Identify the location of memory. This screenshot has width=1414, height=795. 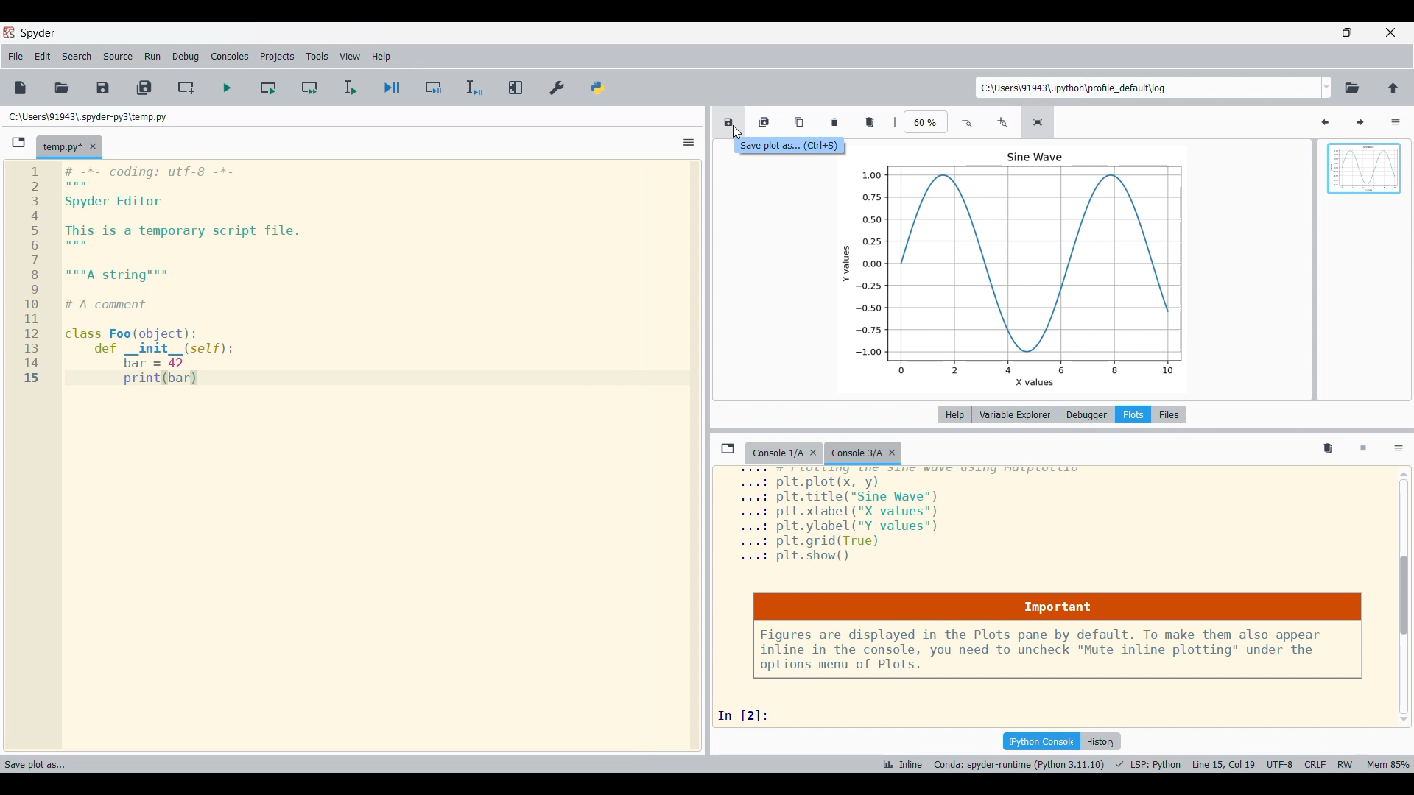
(1389, 763).